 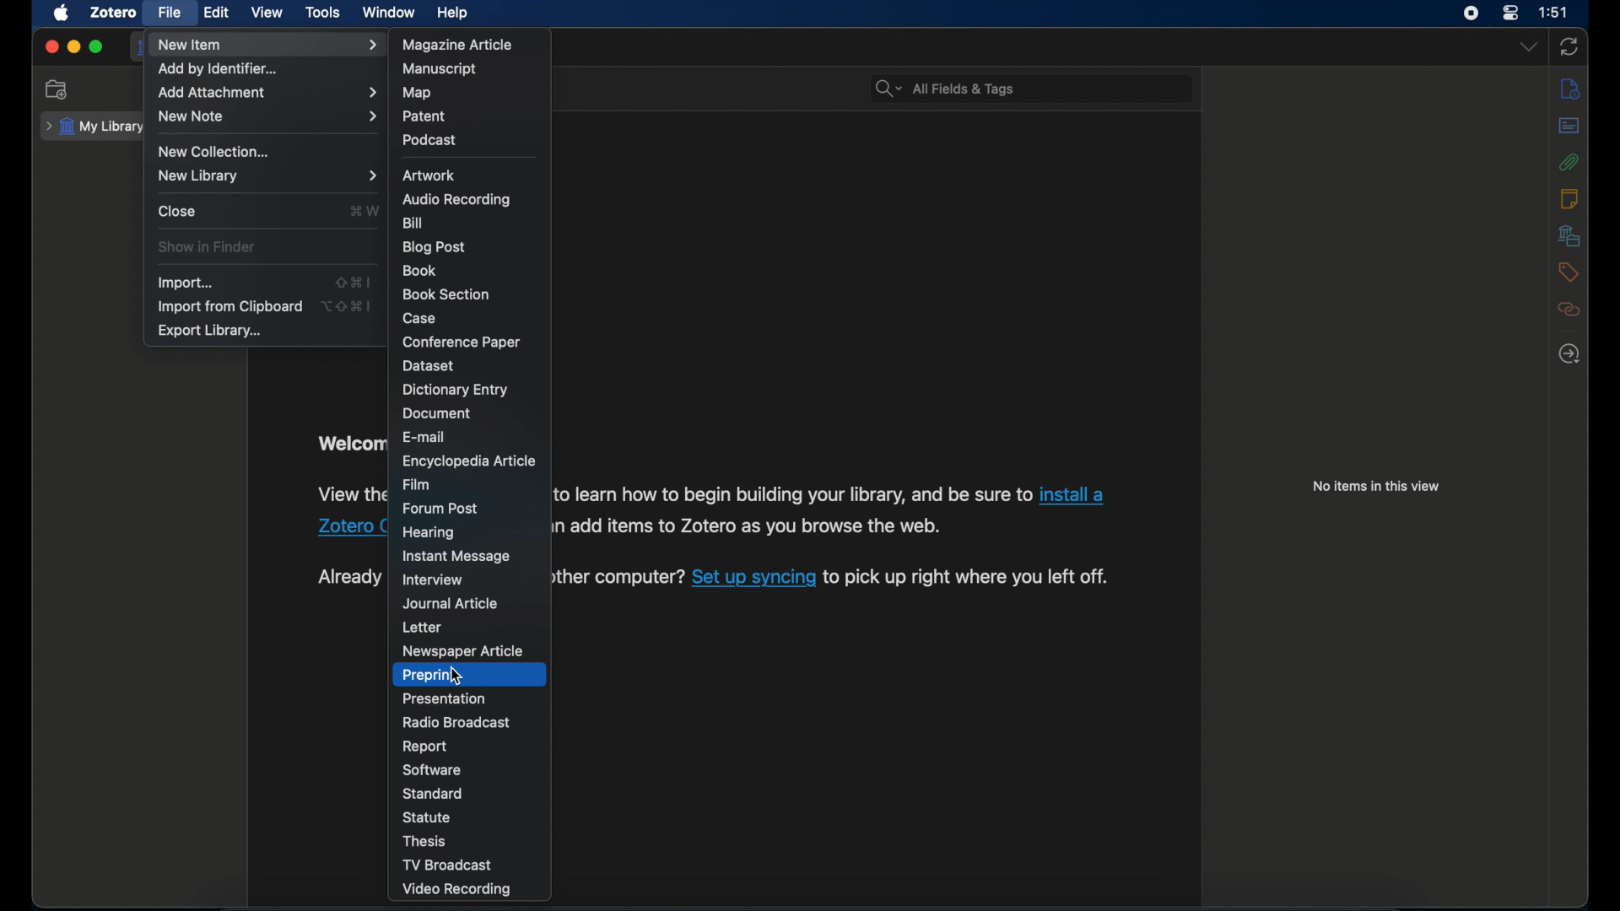 I want to click on show in finder, so click(x=206, y=246).